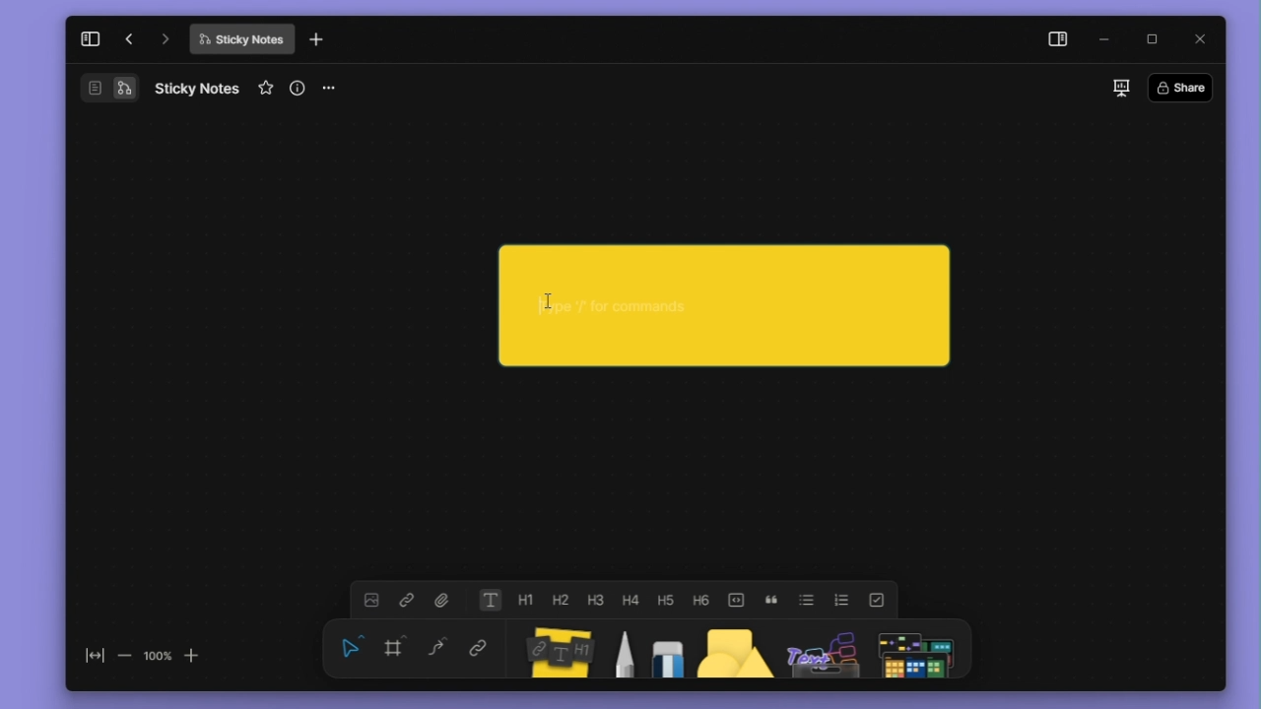 The height and width of the screenshot is (709, 1261). Describe the element at coordinates (529, 599) in the screenshot. I see `heading` at that location.